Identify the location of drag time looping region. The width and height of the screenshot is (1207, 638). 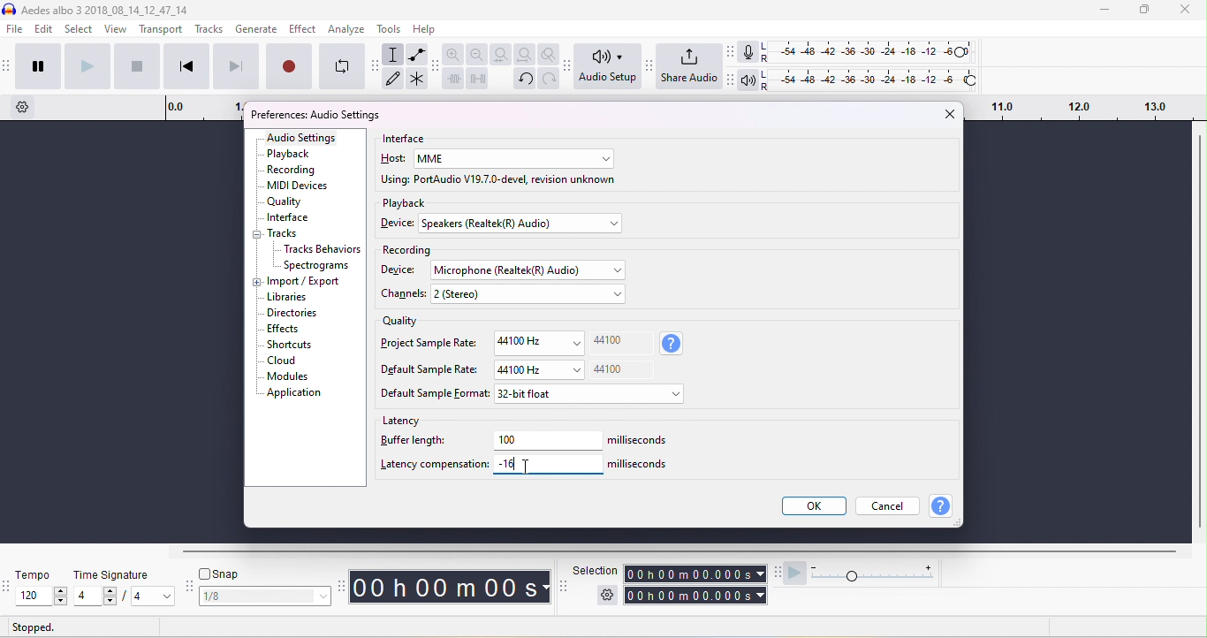
(1082, 109).